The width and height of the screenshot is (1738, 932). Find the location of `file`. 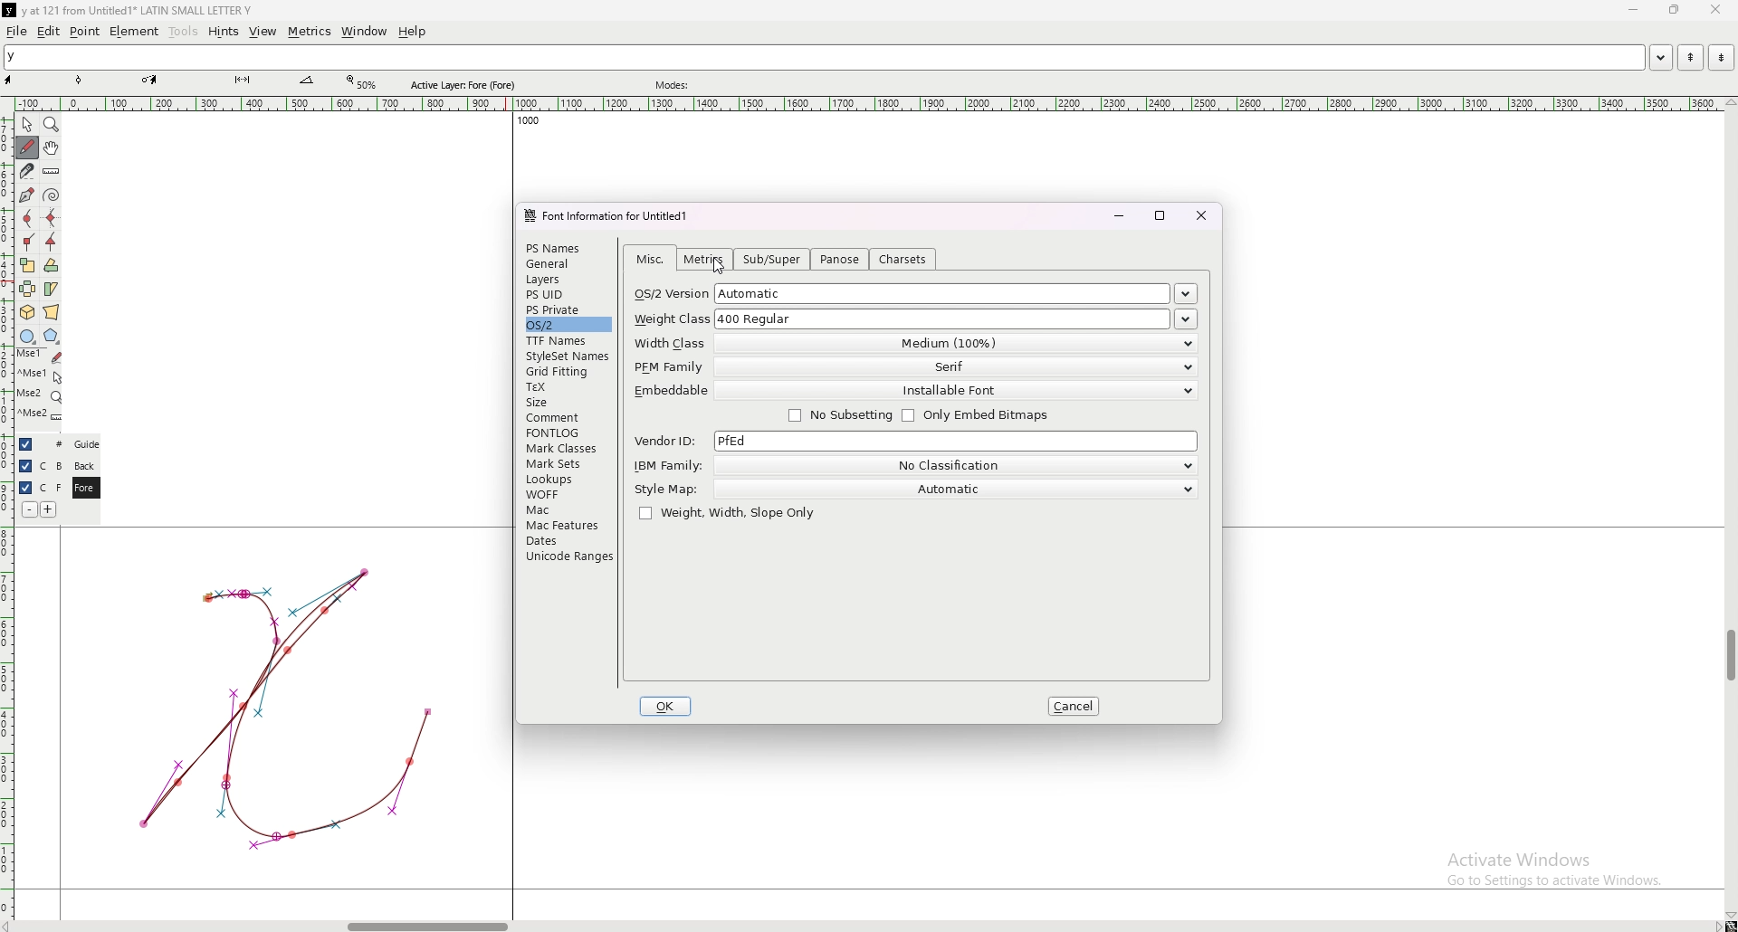

file is located at coordinates (17, 31).